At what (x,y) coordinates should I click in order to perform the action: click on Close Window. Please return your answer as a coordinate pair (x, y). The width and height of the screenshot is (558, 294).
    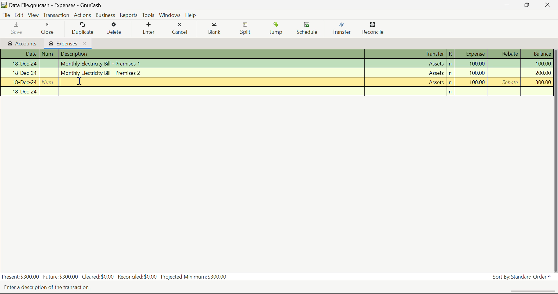
    Looking at the image, I should click on (548, 5).